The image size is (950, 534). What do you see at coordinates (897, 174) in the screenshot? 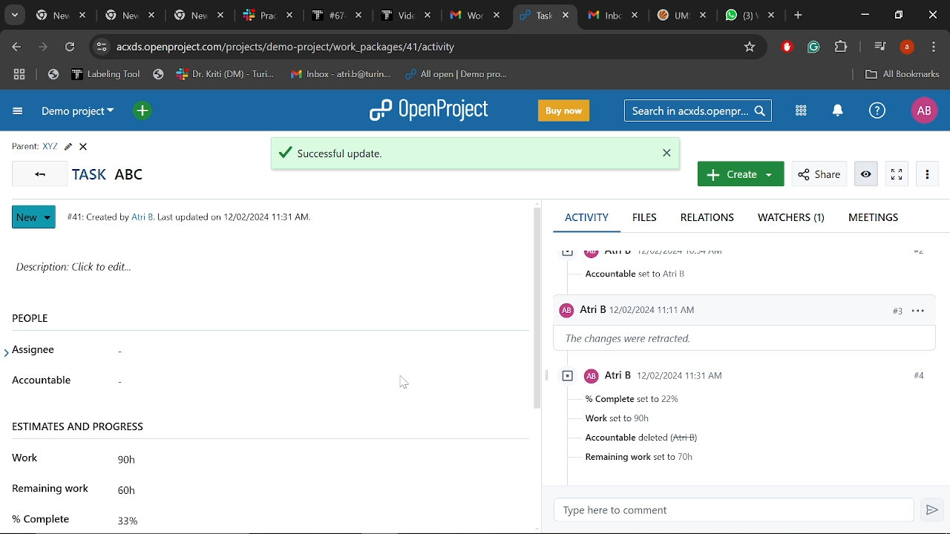
I see `Activate zen mode` at bounding box center [897, 174].